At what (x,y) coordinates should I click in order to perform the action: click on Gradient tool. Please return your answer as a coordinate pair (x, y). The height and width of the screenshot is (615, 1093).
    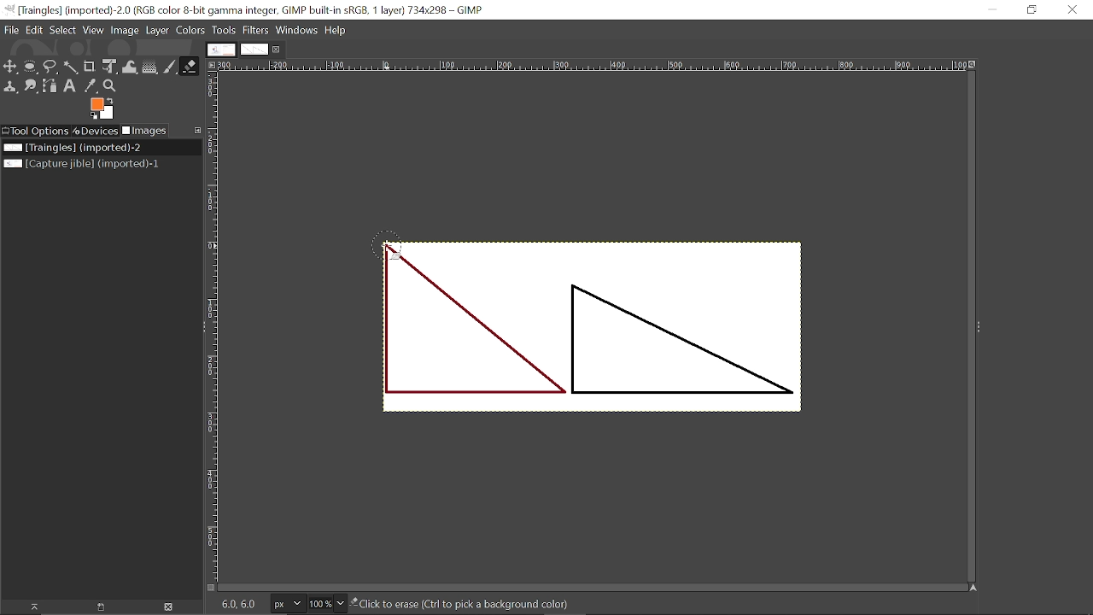
    Looking at the image, I should click on (150, 67).